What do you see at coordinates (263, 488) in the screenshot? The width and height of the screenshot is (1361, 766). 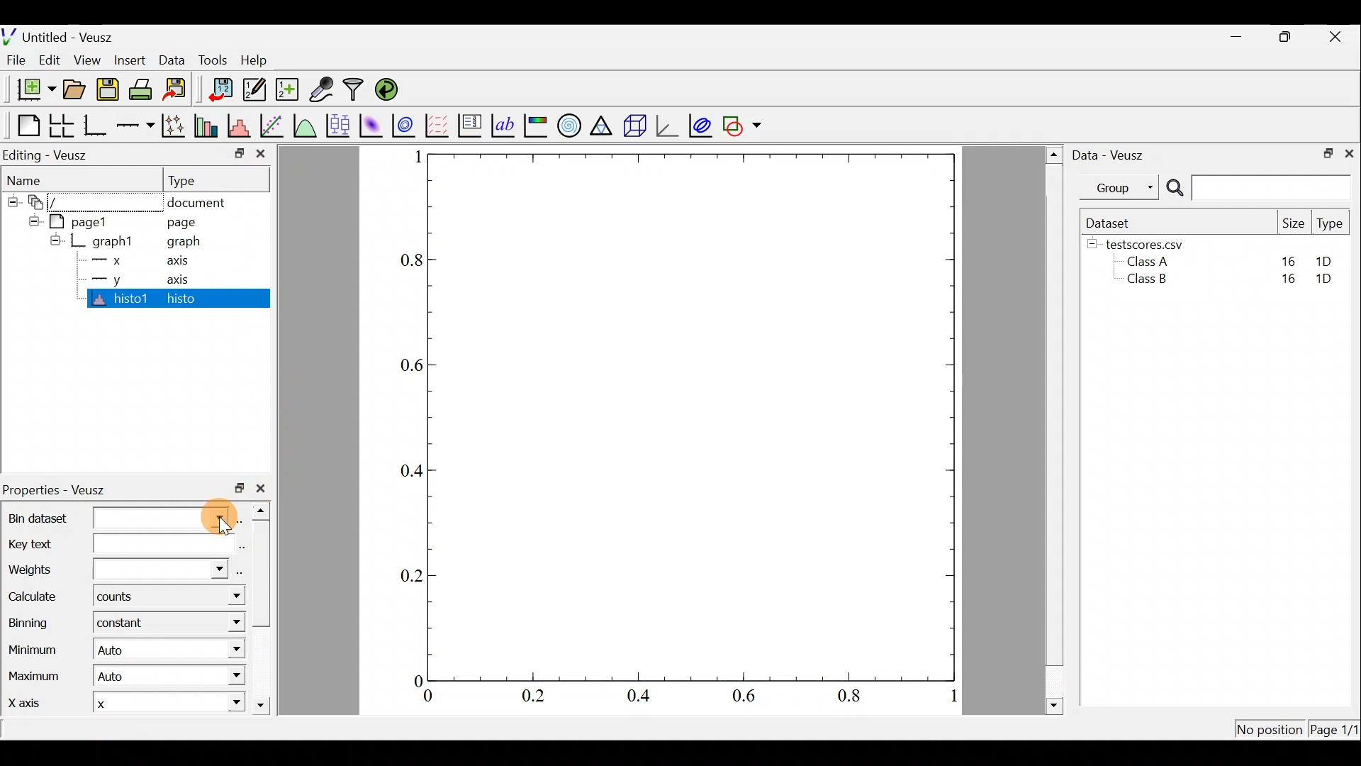 I see `close` at bounding box center [263, 488].